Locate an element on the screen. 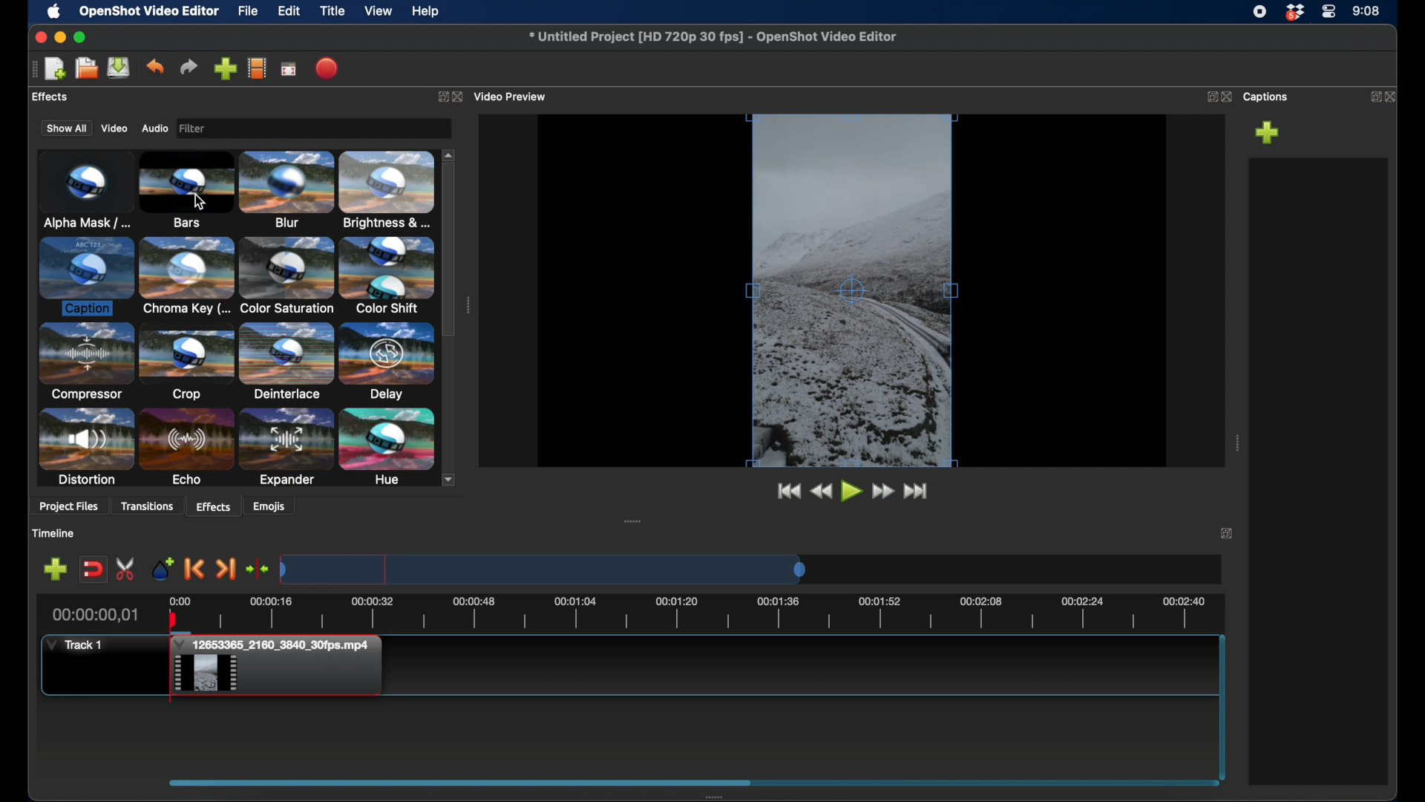 This screenshot has height=802, width=1425. delay is located at coordinates (385, 361).